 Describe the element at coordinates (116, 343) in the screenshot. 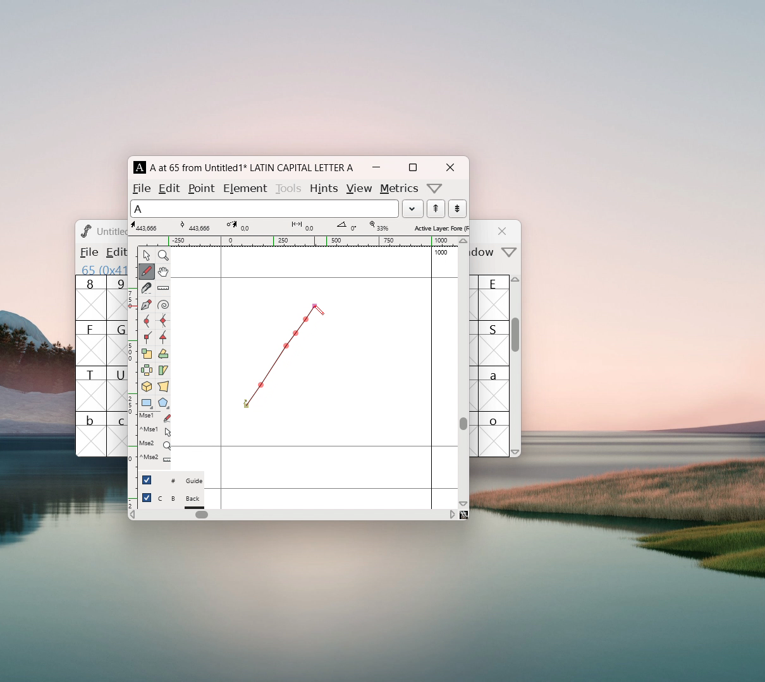

I see `G` at that location.